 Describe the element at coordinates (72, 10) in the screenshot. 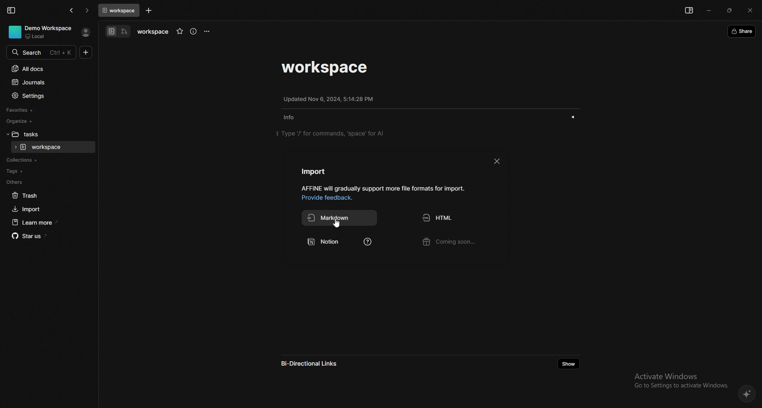

I see `go back` at that location.